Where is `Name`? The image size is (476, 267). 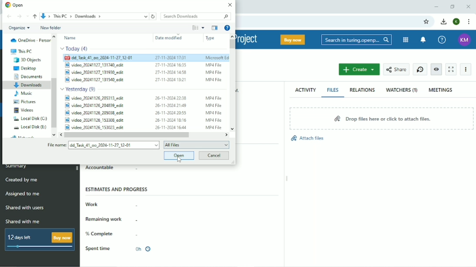
Name is located at coordinates (71, 38).